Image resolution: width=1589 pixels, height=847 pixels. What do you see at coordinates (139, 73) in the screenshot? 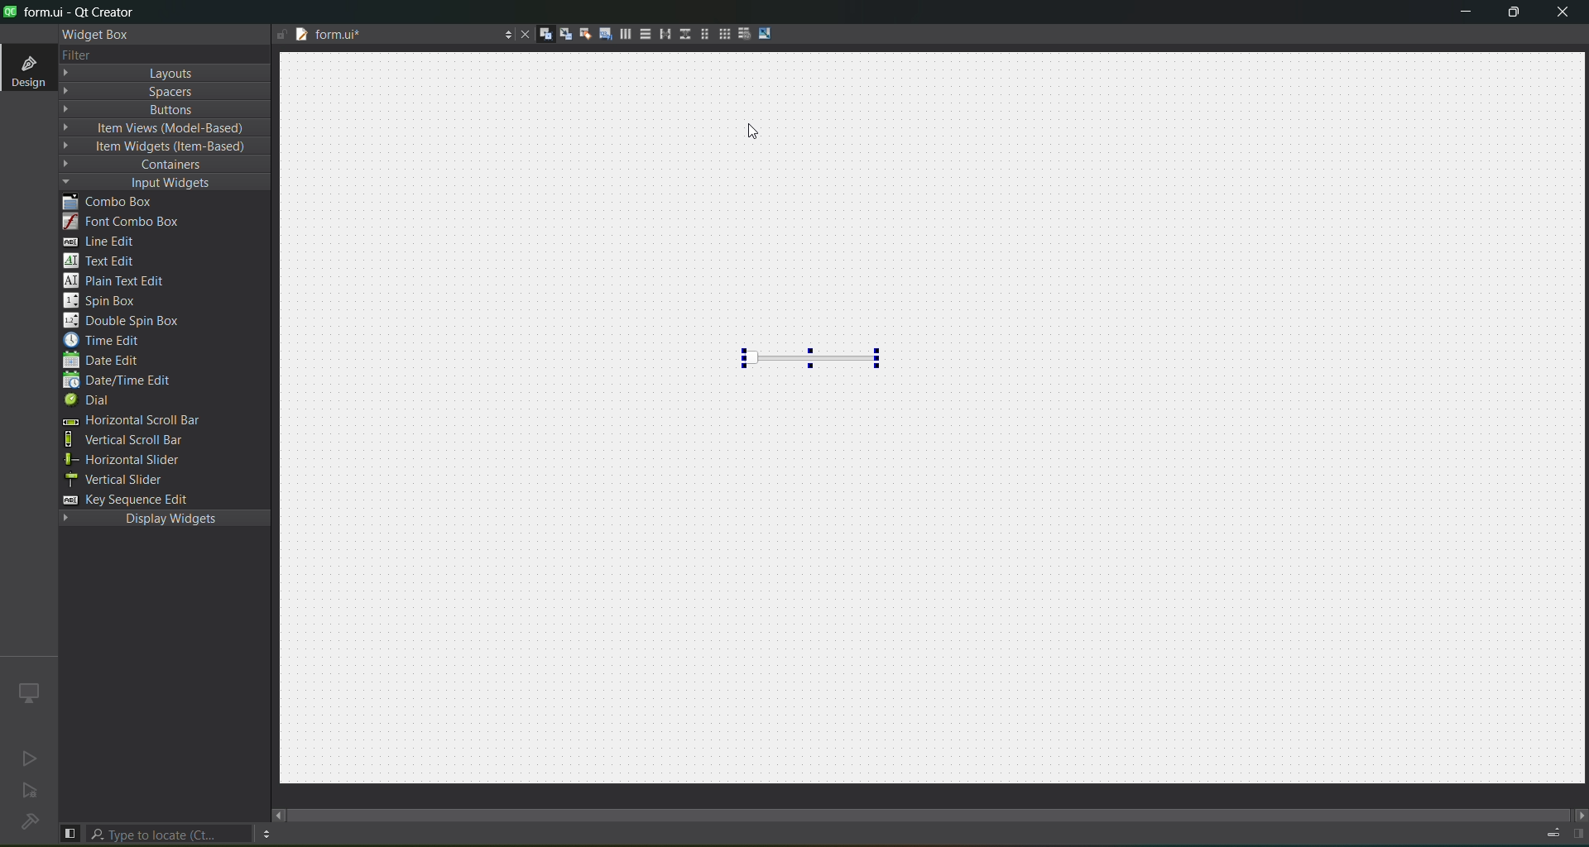
I see `layout` at bounding box center [139, 73].